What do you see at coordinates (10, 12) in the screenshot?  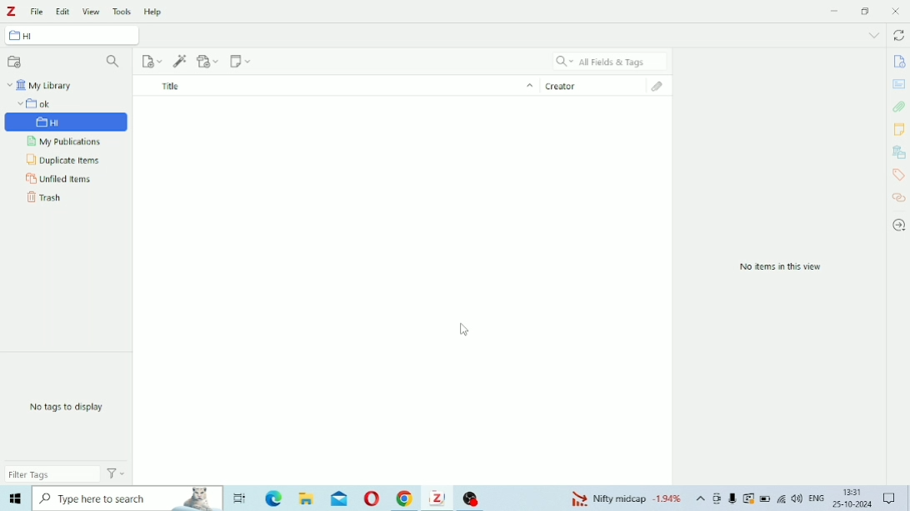 I see `Logo` at bounding box center [10, 12].